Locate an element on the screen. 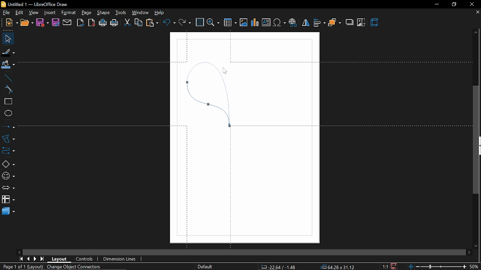 This screenshot has width=481, height=270. Page 1 of 1 is located at coordinates (14, 267).